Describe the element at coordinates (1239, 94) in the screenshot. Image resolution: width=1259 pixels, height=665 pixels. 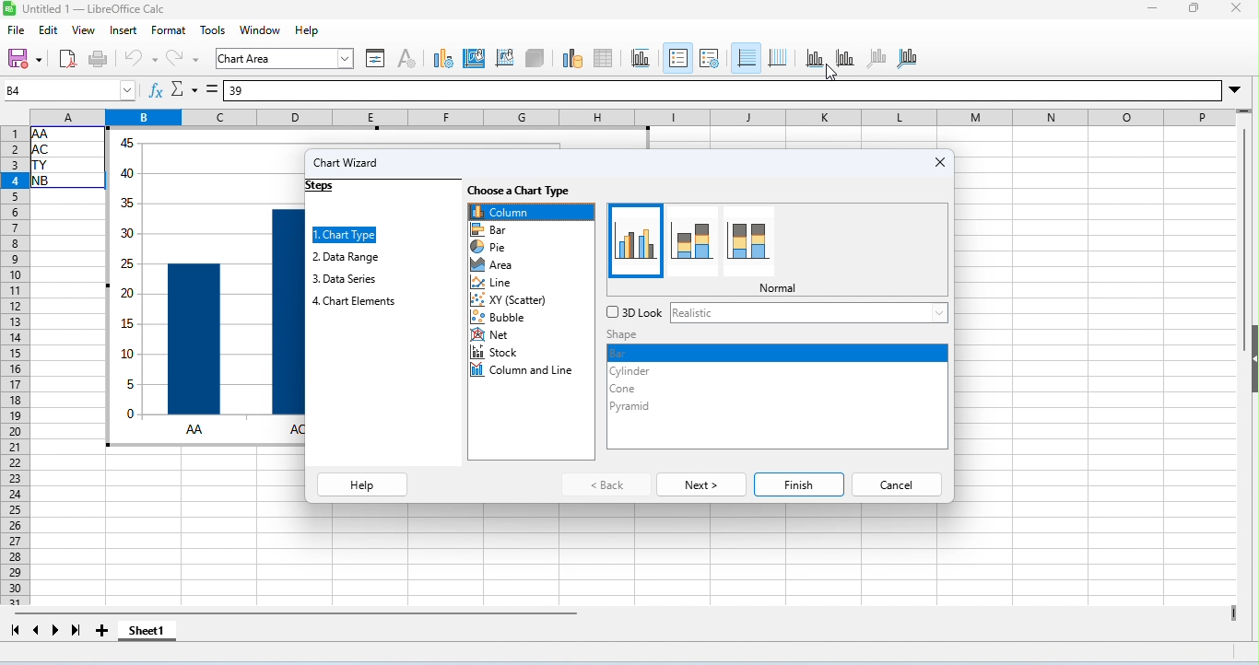
I see `drop down` at that location.